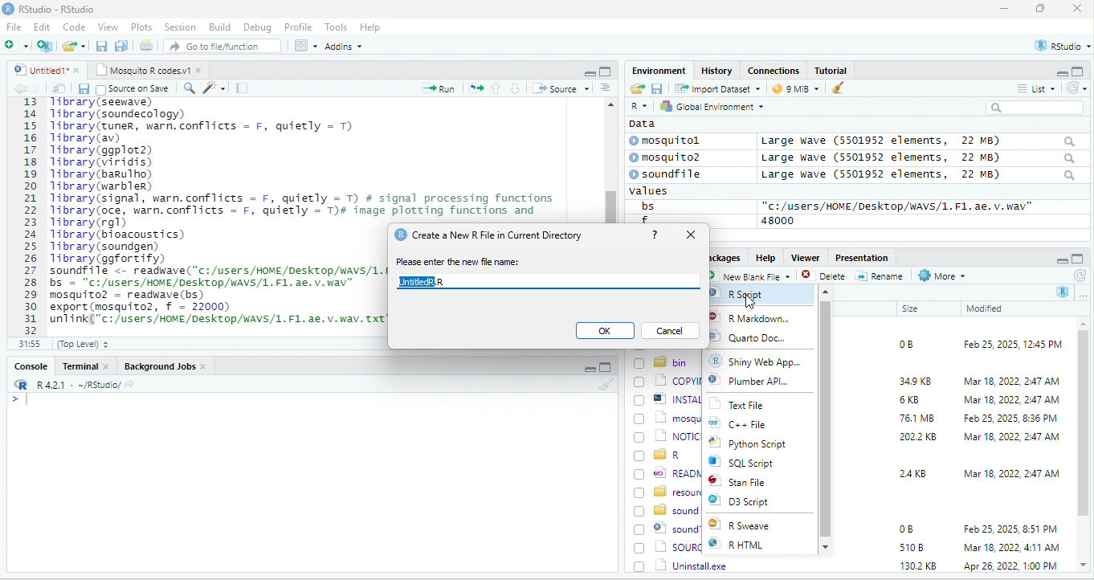 The width and height of the screenshot is (1094, 580). I want to click on data, so click(640, 123).